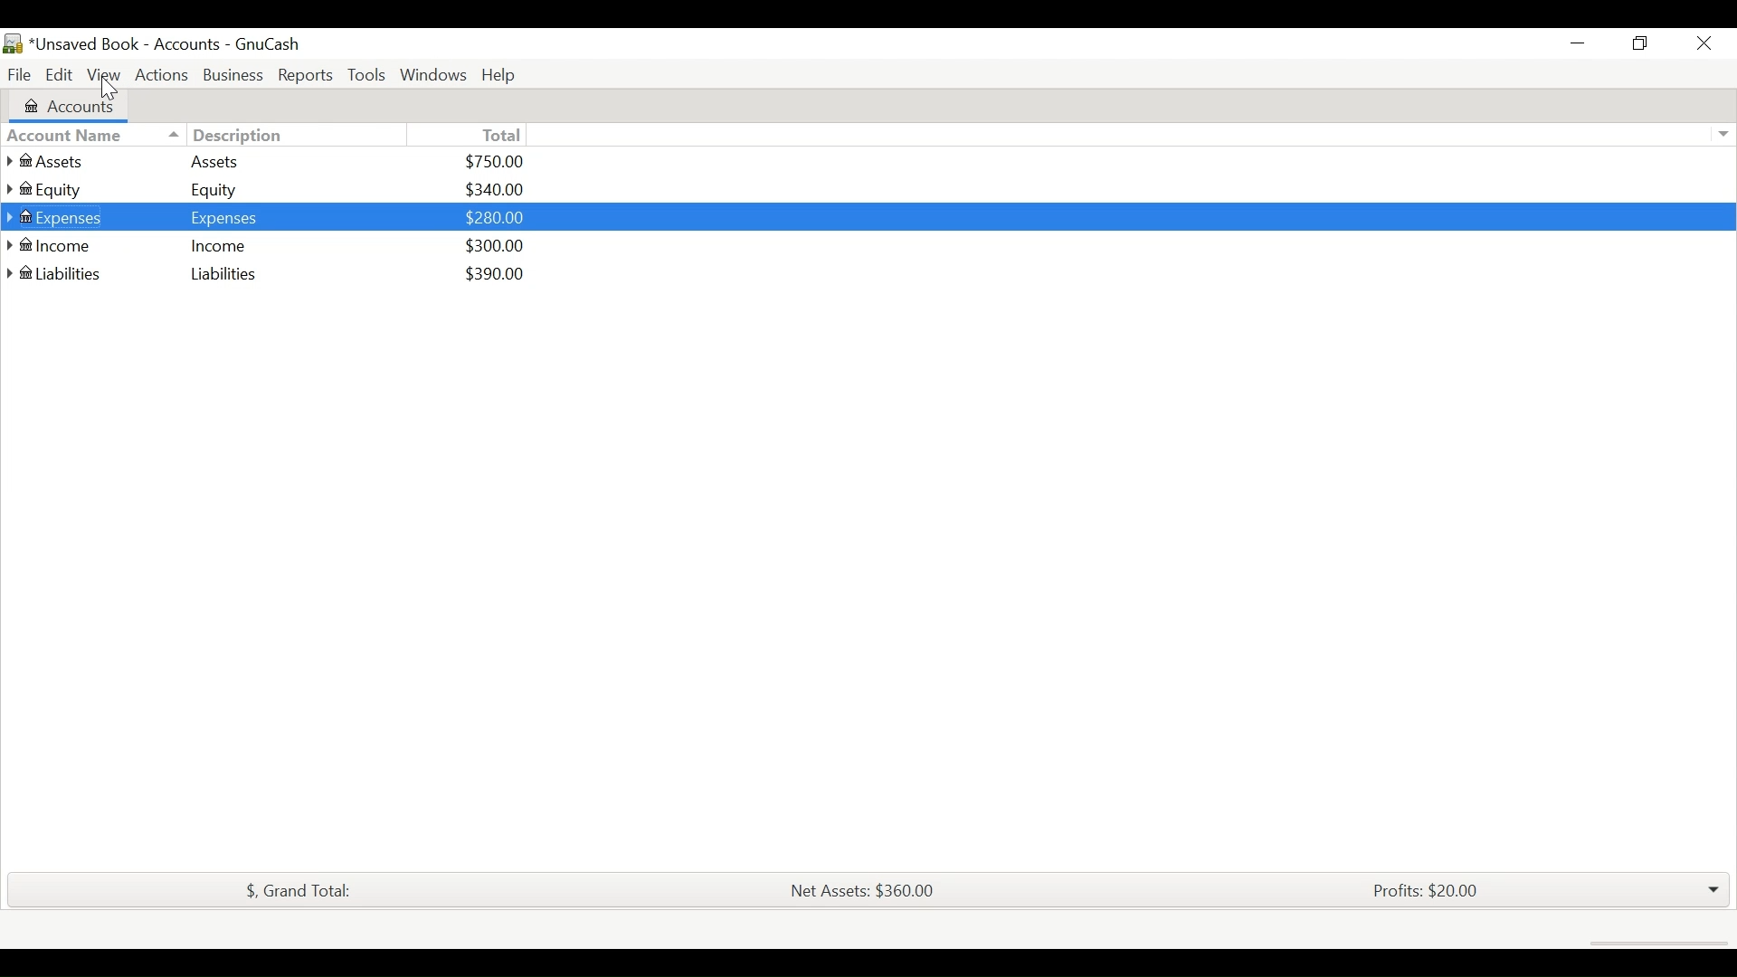 The height and width of the screenshot is (977, 1737). Describe the element at coordinates (306, 74) in the screenshot. I see `Reports` at that location.